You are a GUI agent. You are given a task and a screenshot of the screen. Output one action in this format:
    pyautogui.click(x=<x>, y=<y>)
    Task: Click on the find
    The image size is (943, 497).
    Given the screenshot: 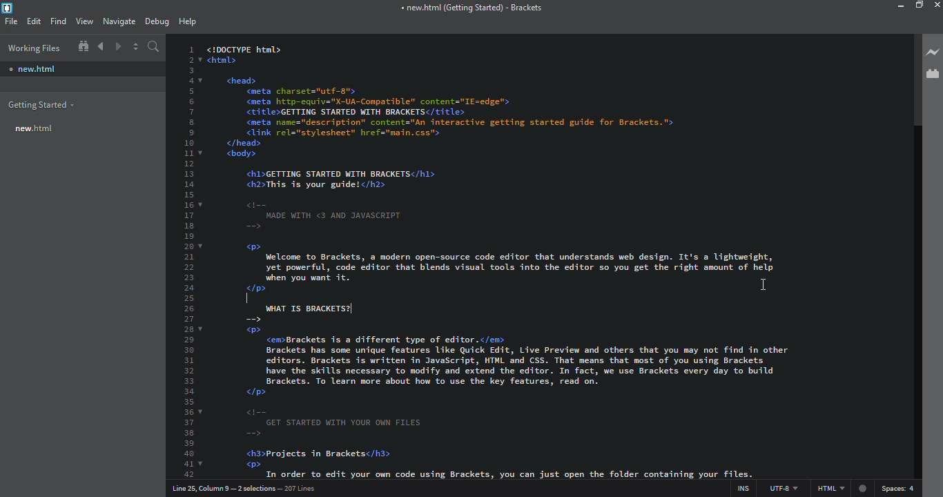 What is the action you would take?
    pyautogui.click(x=57, y=20)
    